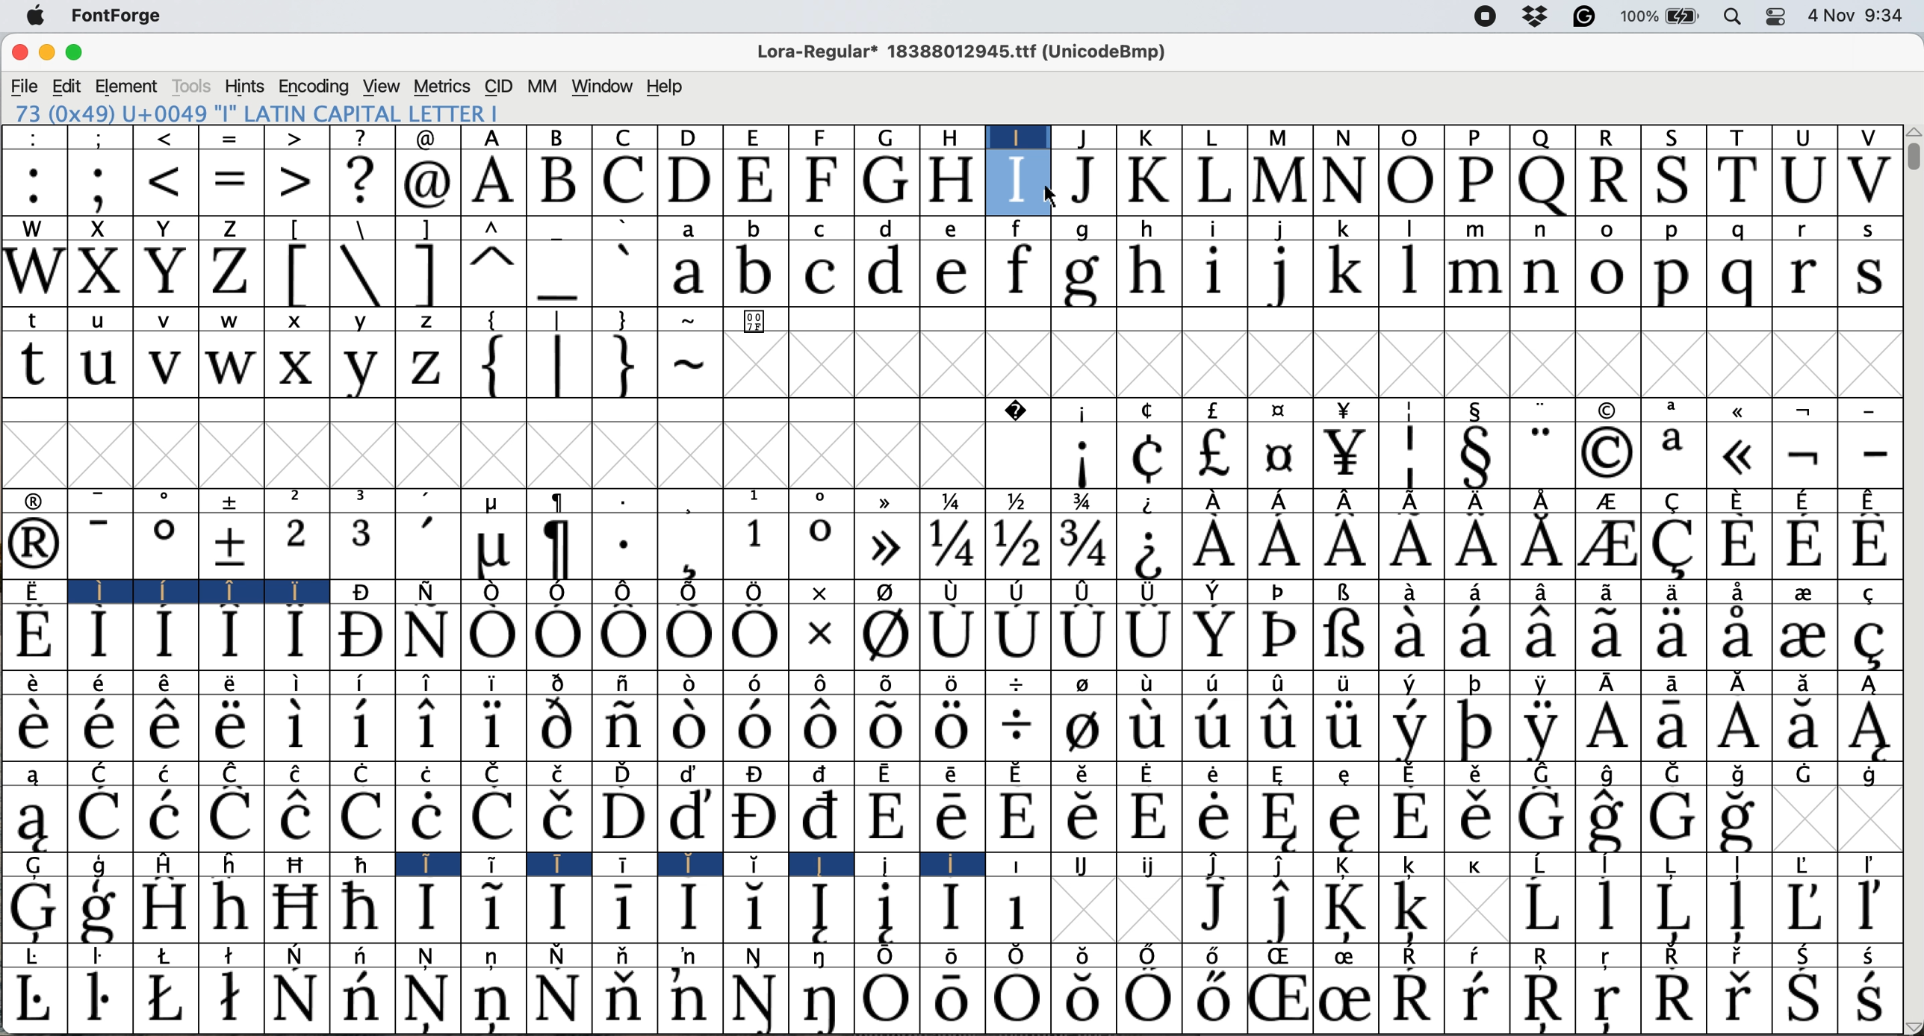 This screenshot has width=1924, height=1036. Describe the element at coordinates (758, 773) in the screenshot. I see `Symbol` at that location.